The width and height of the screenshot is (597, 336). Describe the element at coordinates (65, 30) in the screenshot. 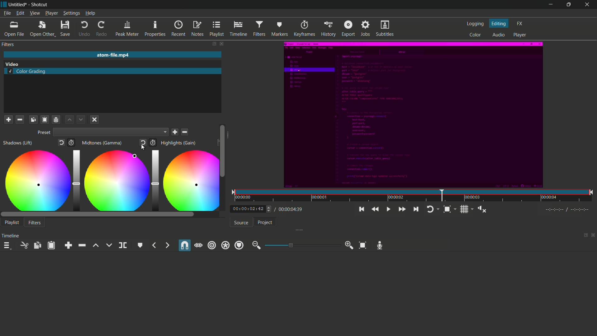

I see `save` at that location.